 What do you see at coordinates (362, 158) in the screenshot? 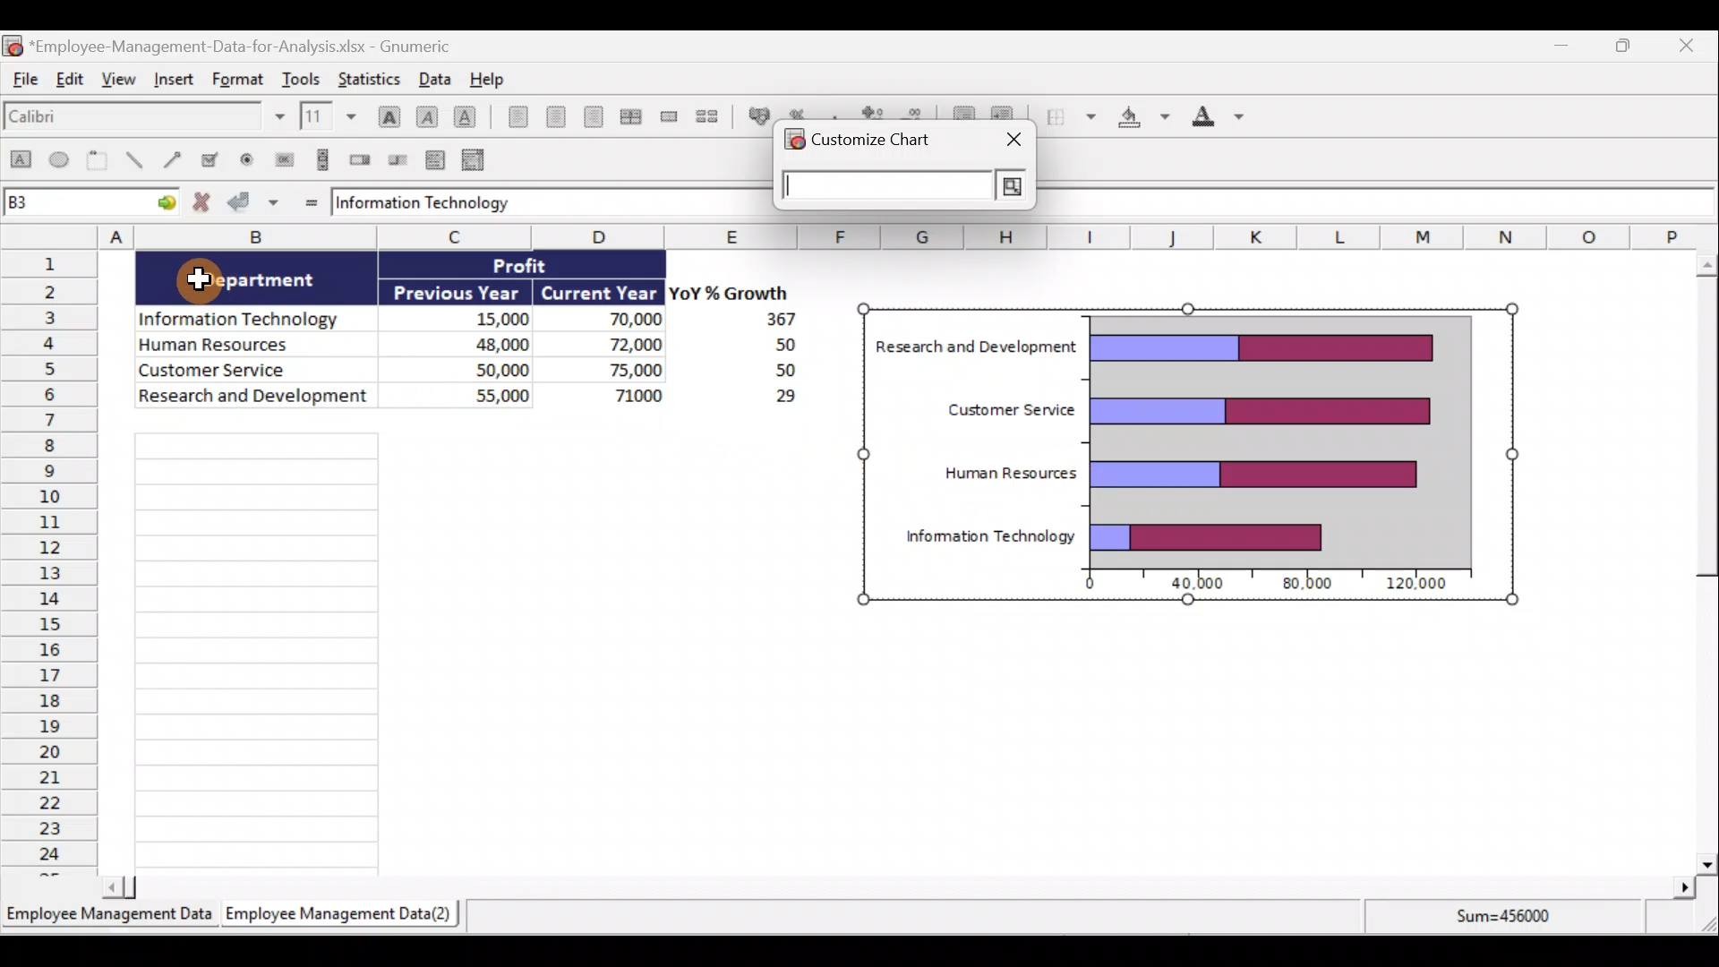
I see `Create a spin button` at bounding box center [362, 158].